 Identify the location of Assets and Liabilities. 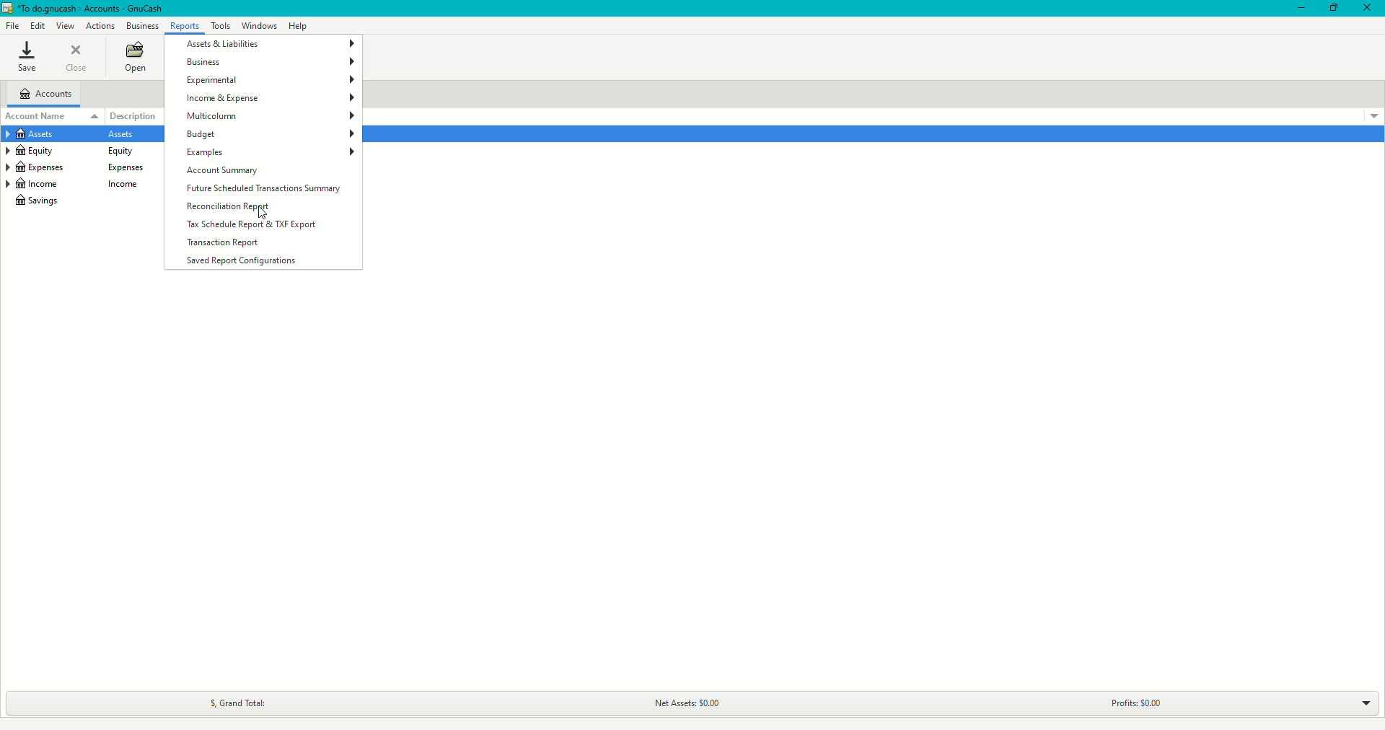
(268, 43).